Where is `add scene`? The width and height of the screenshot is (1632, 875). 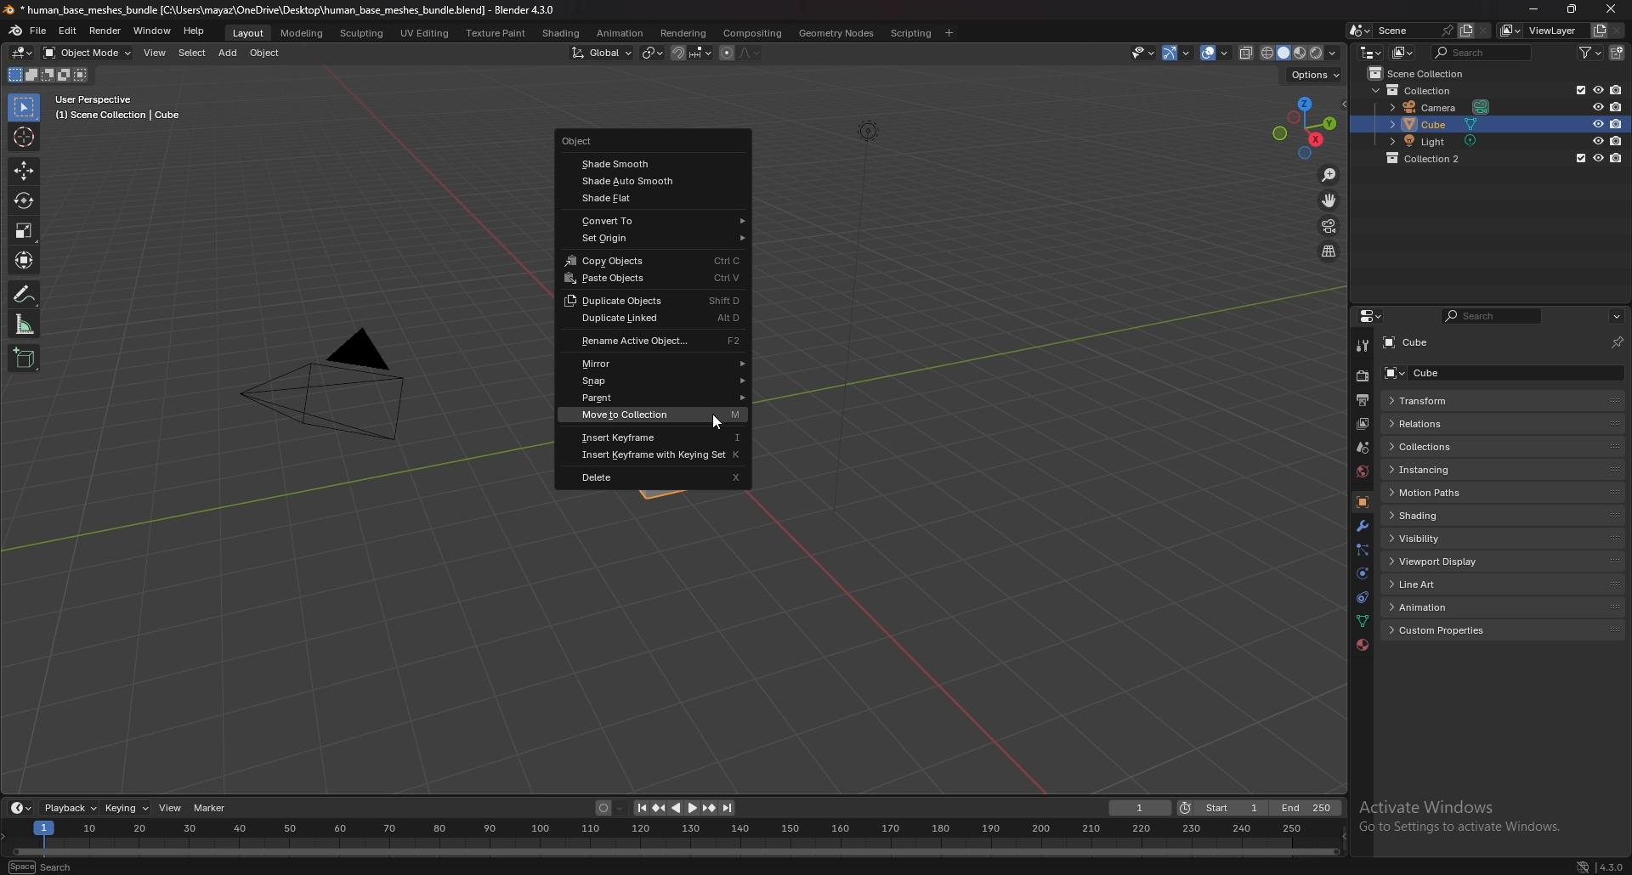
add scene is located at coordinates (1465, 31).